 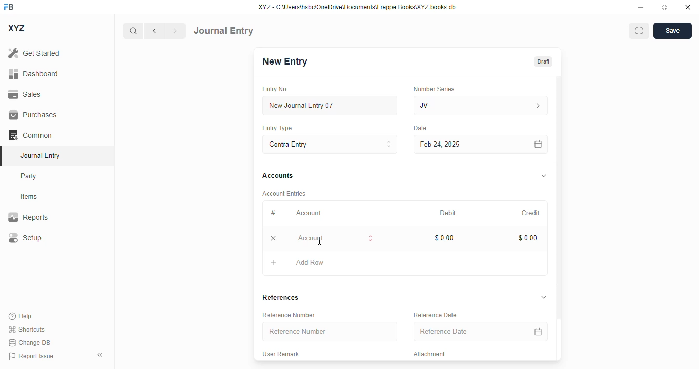 I want to click on close, so click(x=688, y=7).